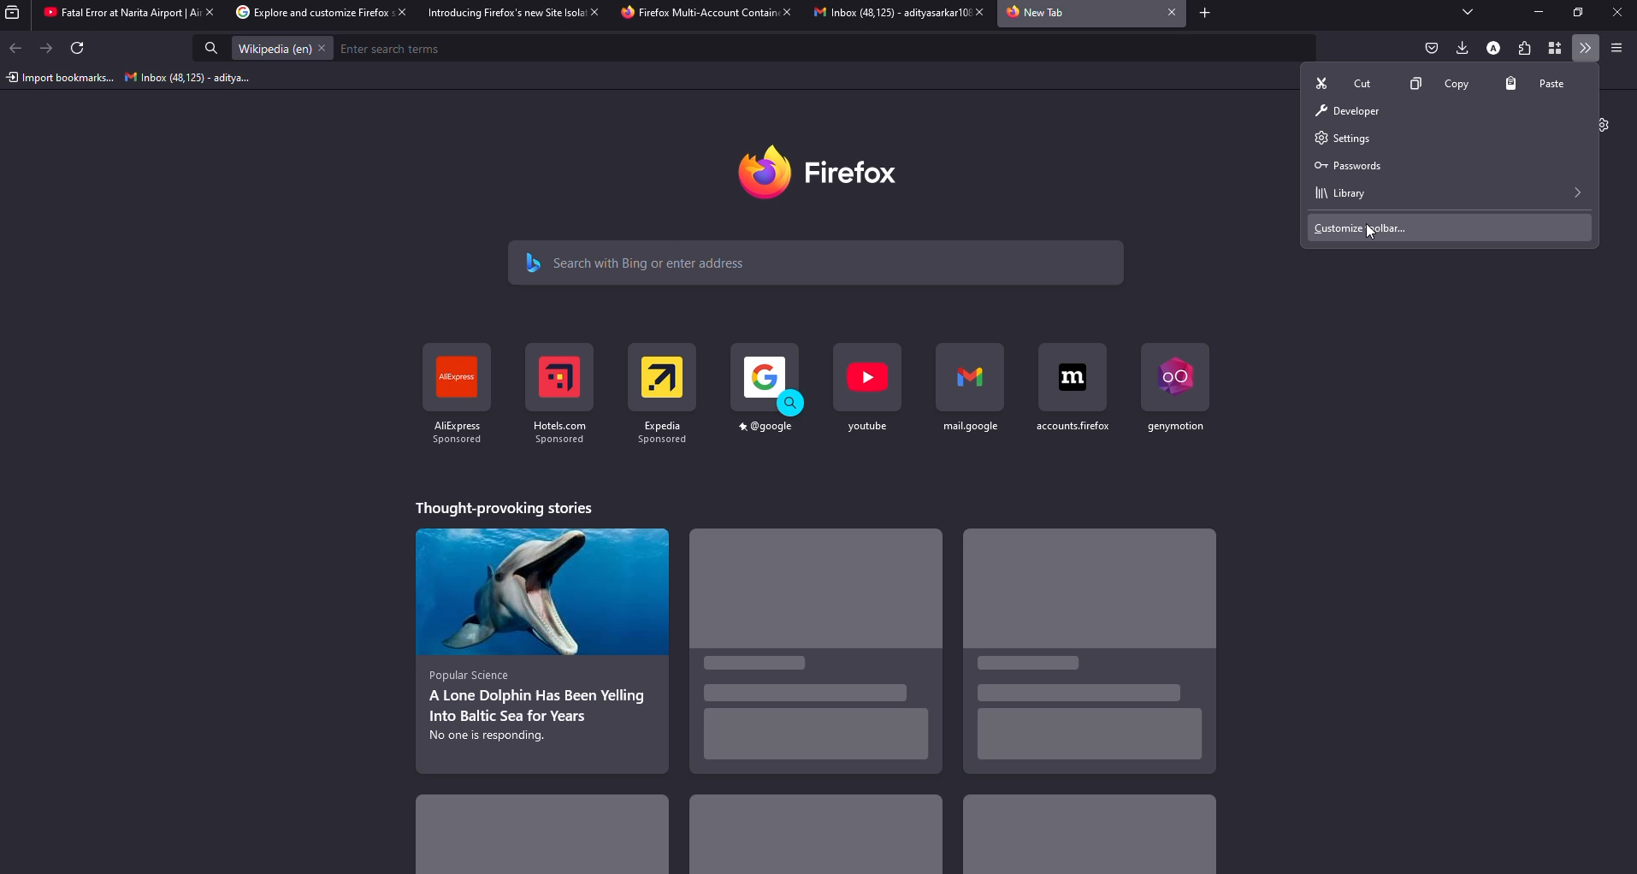 Image resolution: width=1637 pixels, height=874 pixels. Describe the element at coordinates (1431, 47) in the screenshot. I see `save to packet` at that location.